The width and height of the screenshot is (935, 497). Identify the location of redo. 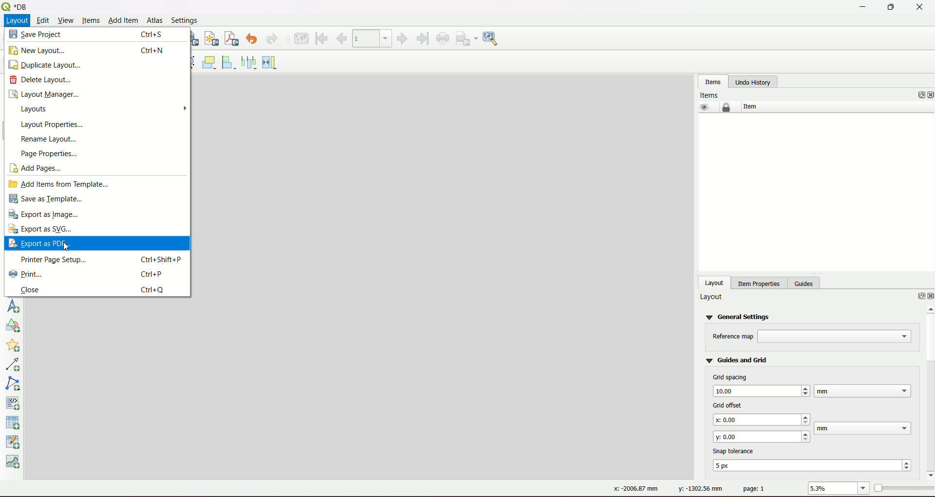
(272, 39).